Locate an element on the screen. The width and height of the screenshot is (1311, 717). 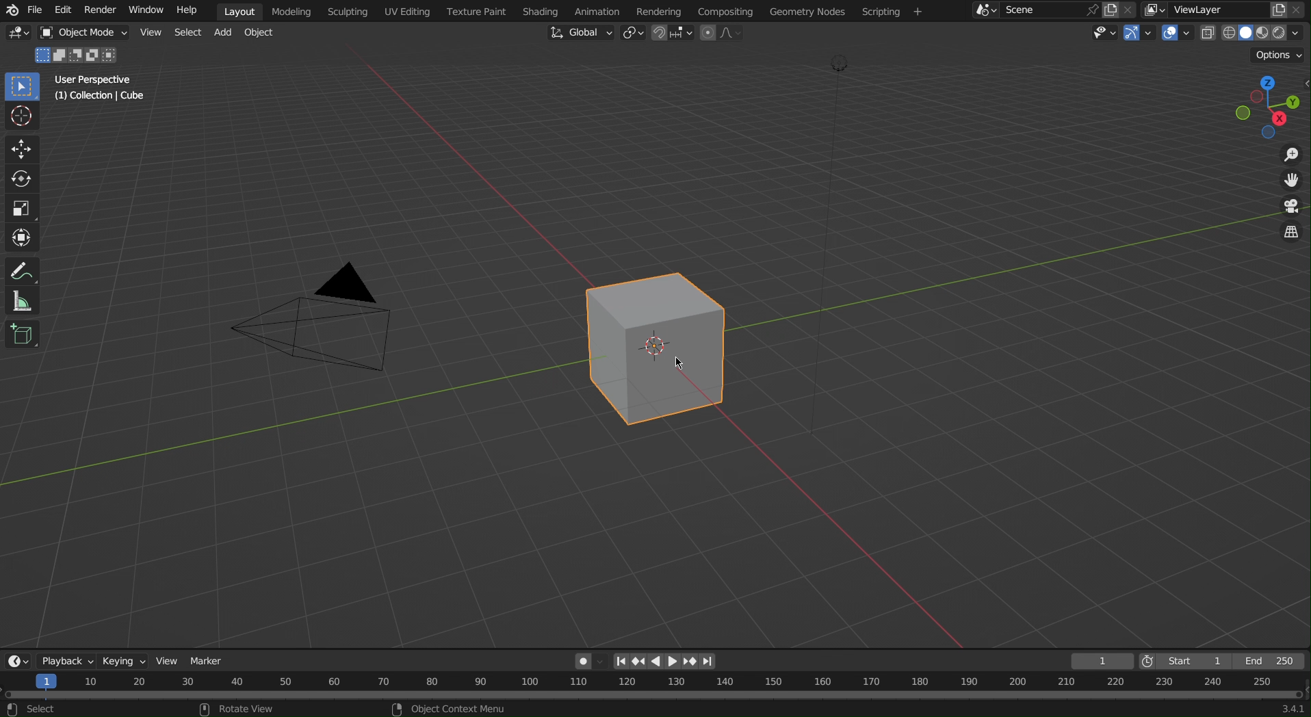
Start is located at coordinates (1189, 660).